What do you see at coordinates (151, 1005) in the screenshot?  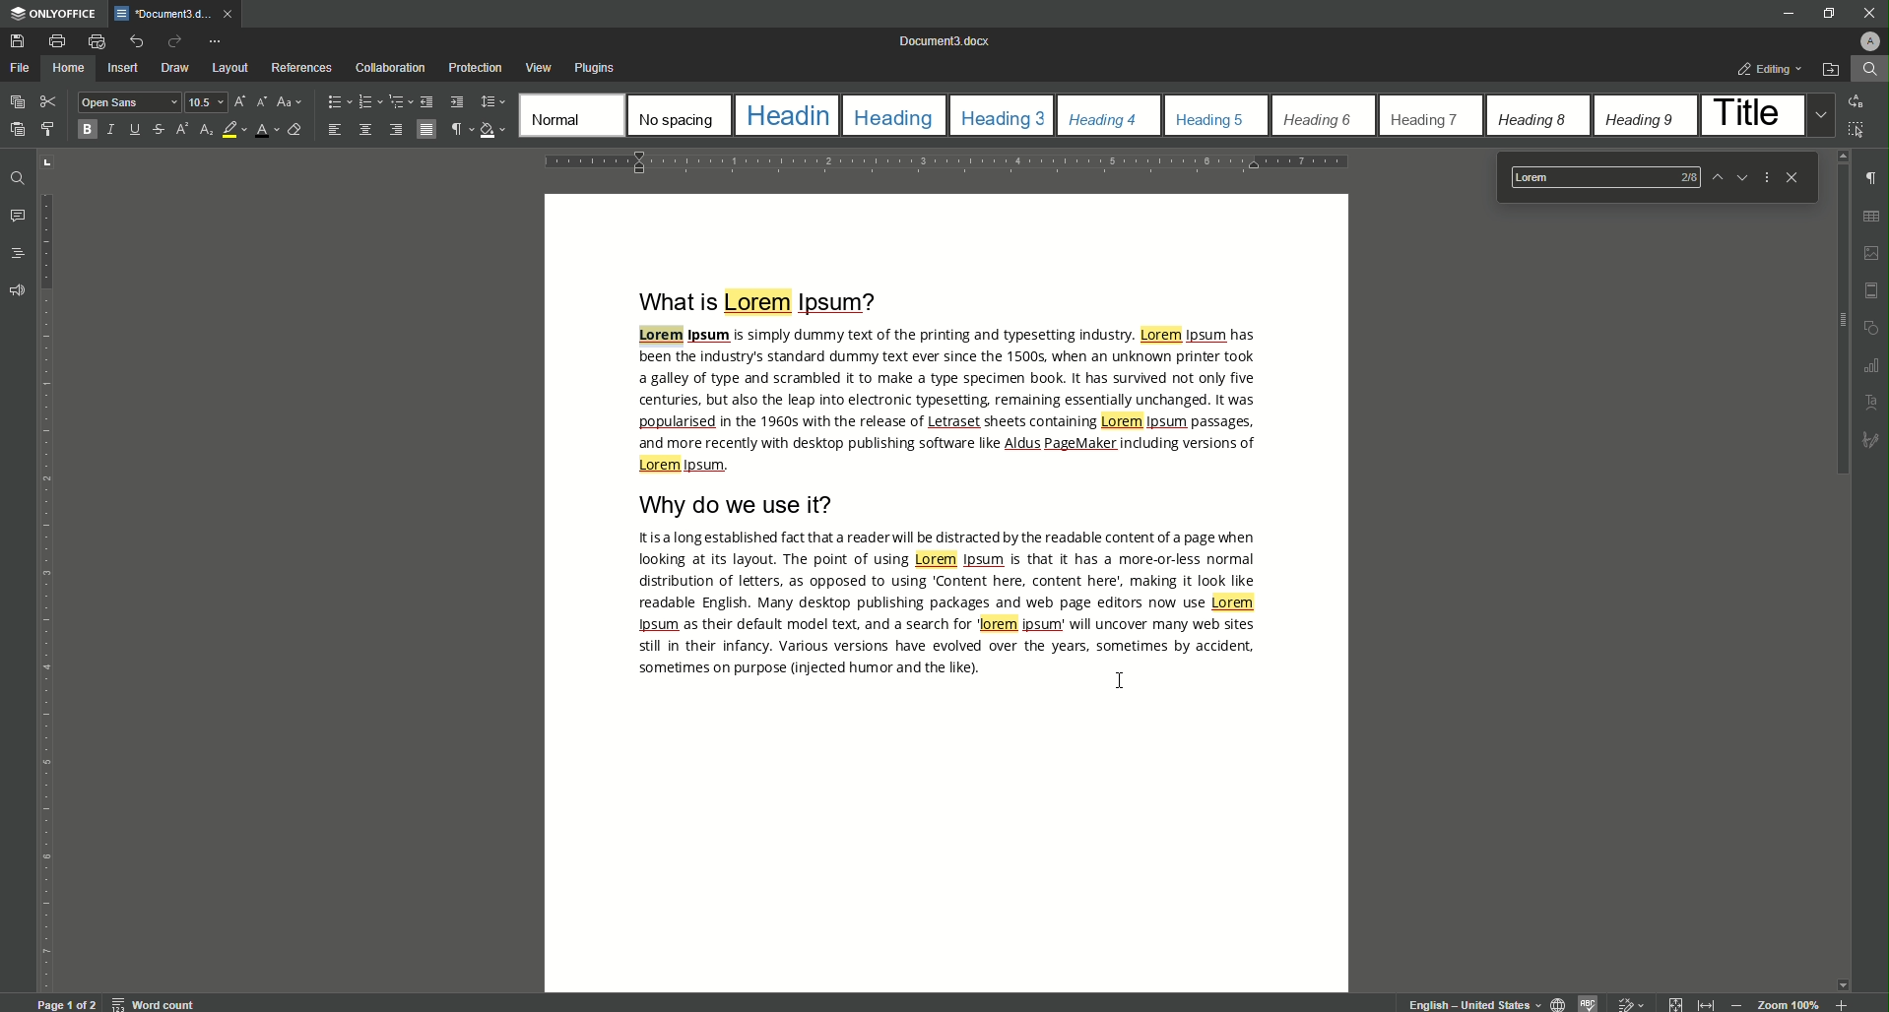 I see `word count` at bounding box center [151, 1005].